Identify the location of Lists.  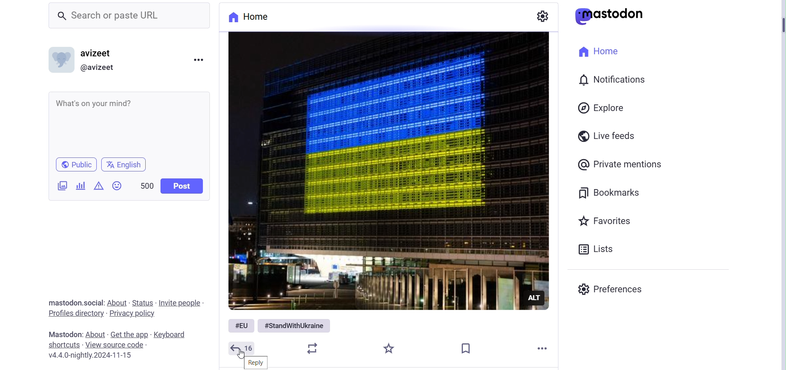
(599, 249).